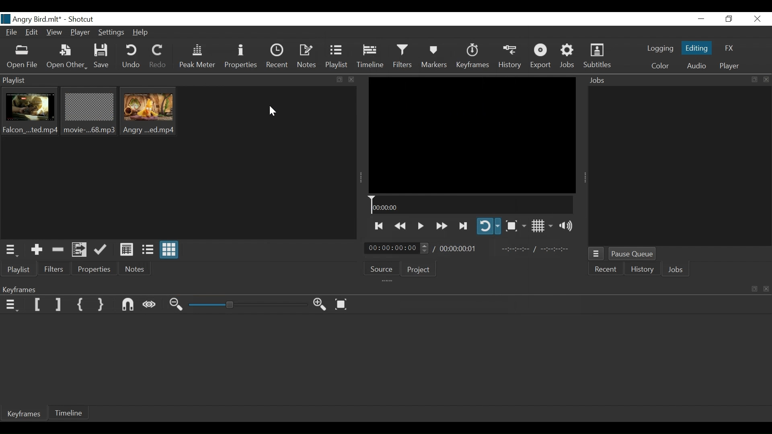  What do you see at coordinates (10, 33) in the screenshot?
I see `File` at bounding box center [10, 33].